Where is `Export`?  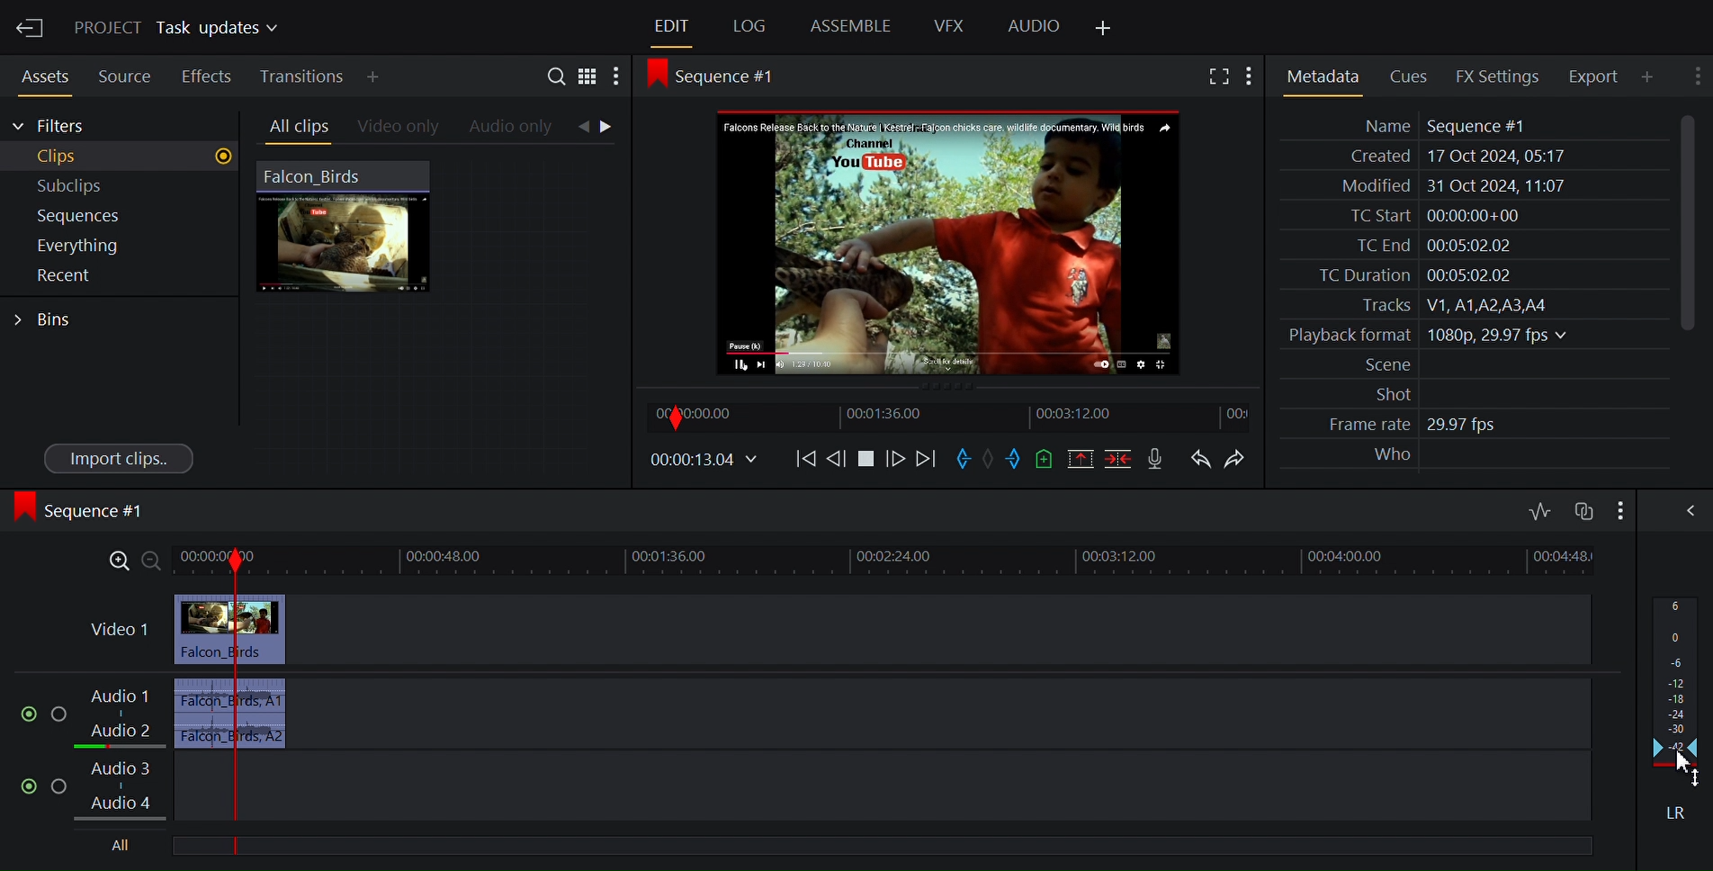
Export is located at coordinates (1592, 76).